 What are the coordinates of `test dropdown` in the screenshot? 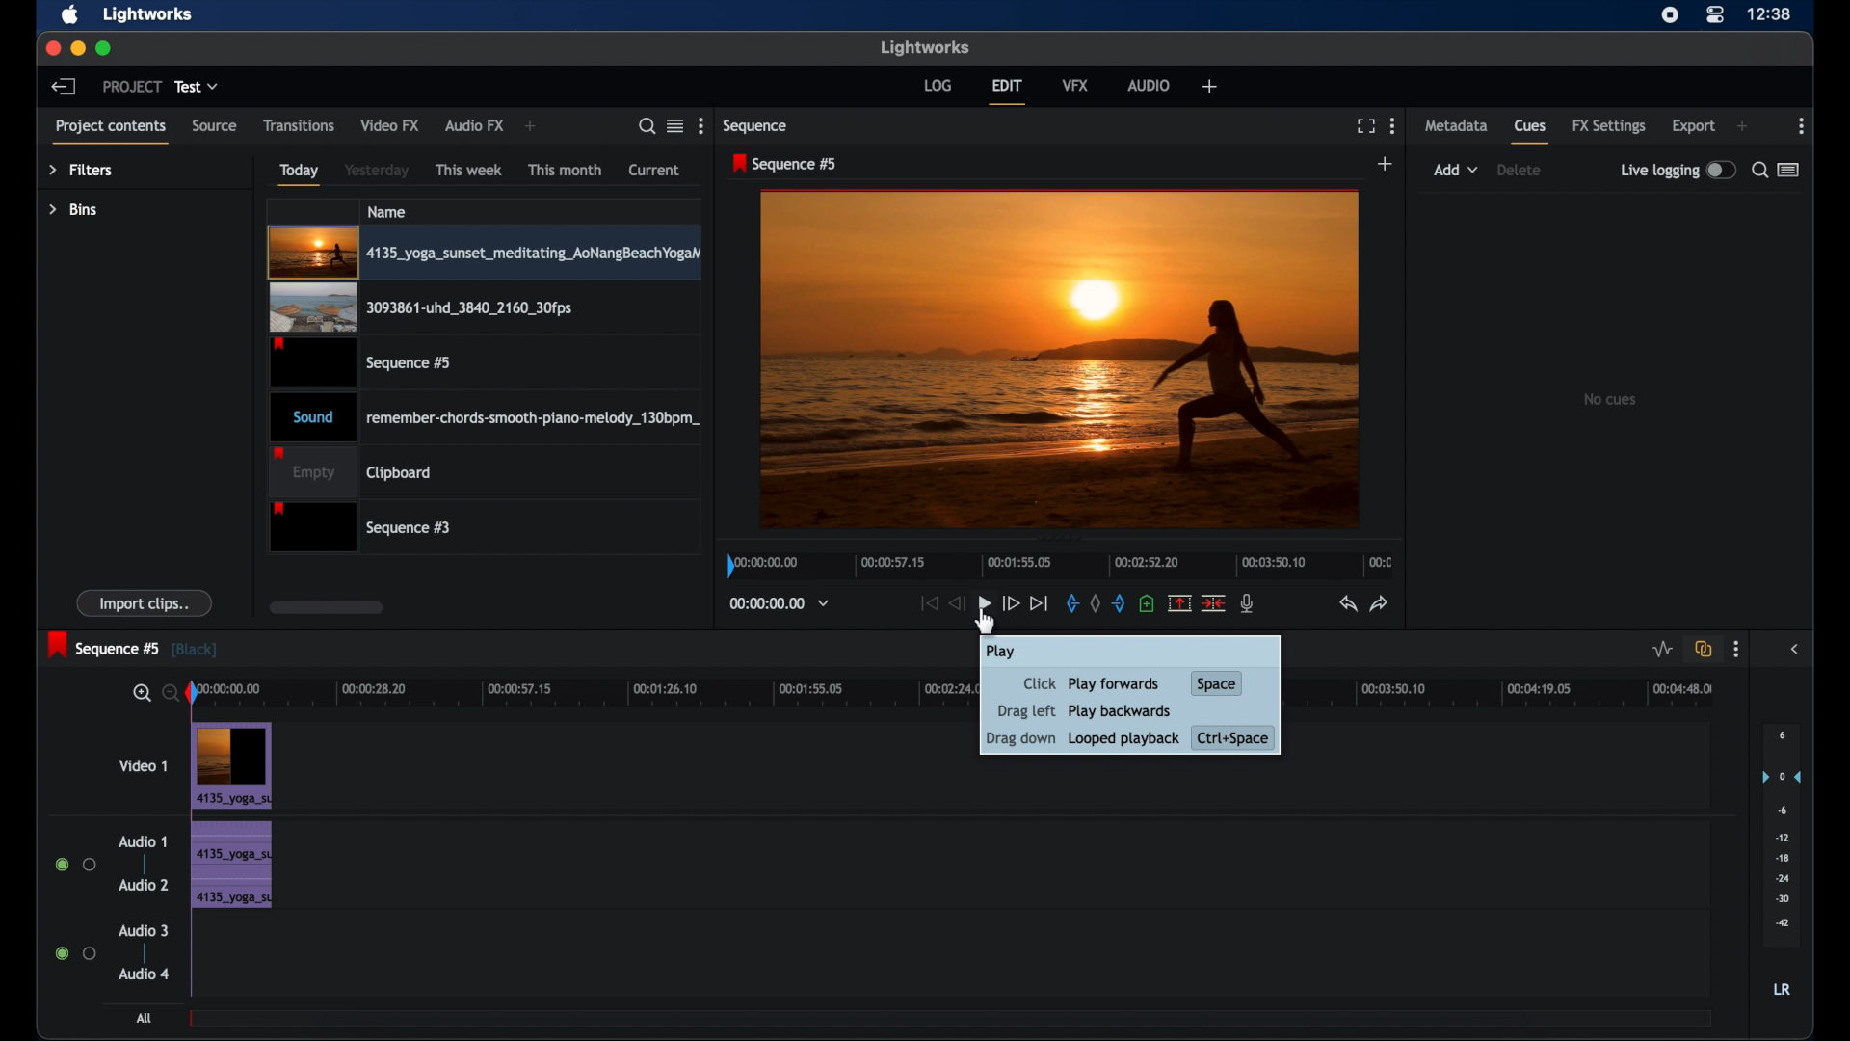 It's located at (198, 86).